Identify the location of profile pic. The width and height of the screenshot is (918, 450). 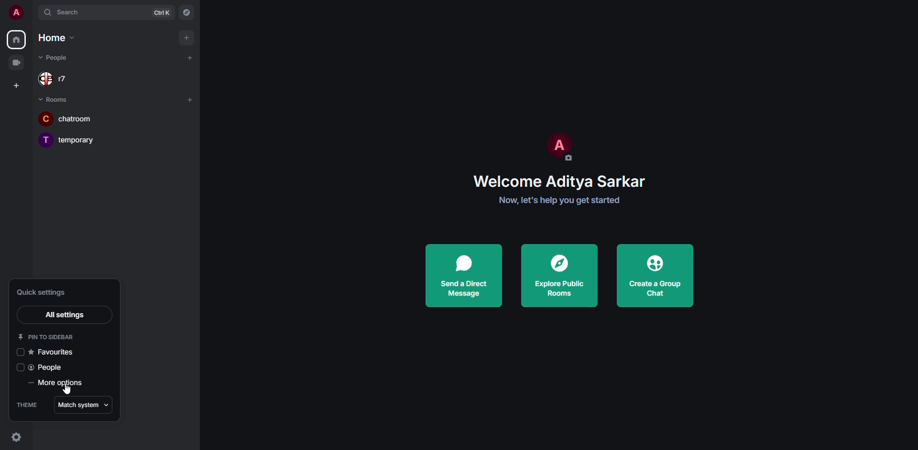
(557, 148).